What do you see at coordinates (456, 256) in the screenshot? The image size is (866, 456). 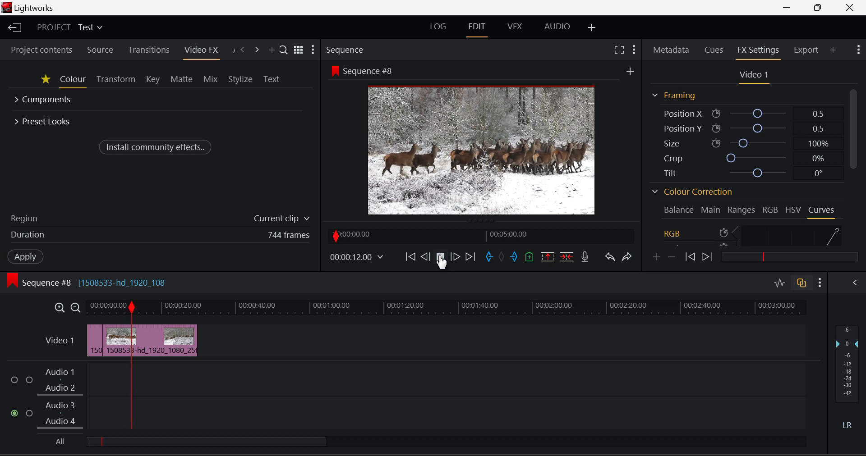 I see `Go Forward` at bounding box center [456, 256].